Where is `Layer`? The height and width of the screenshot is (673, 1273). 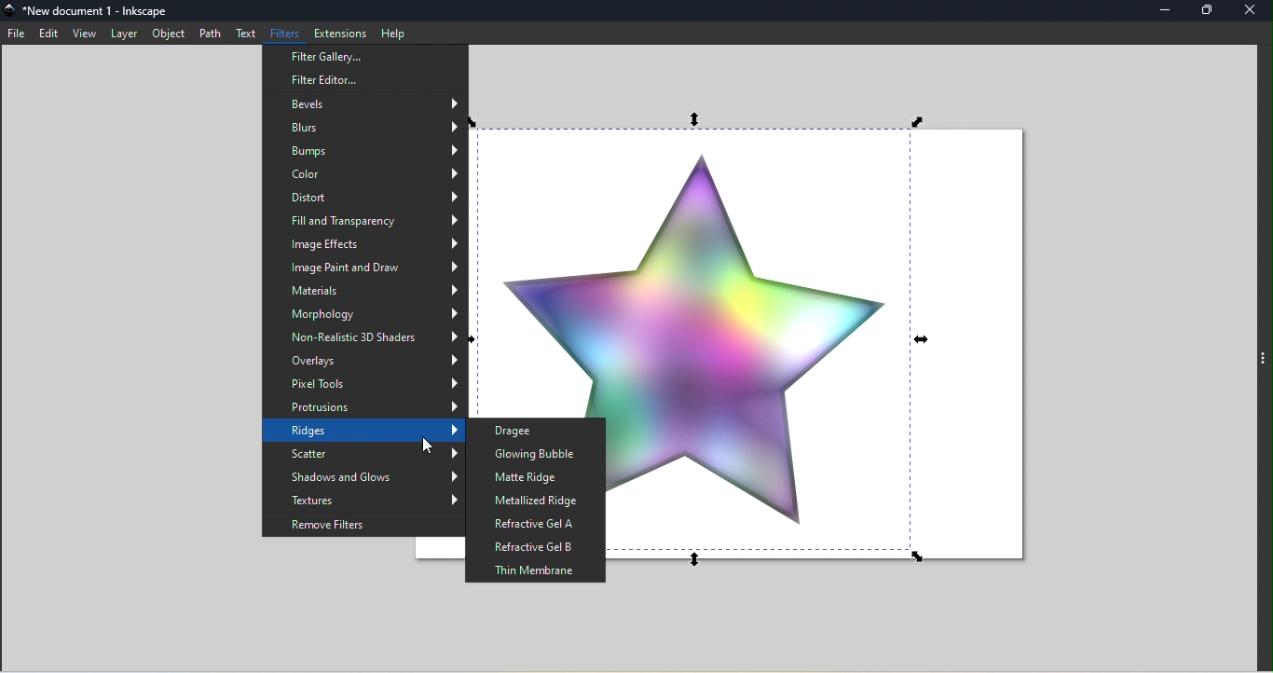 Layer is located at coordinates (123, 34).